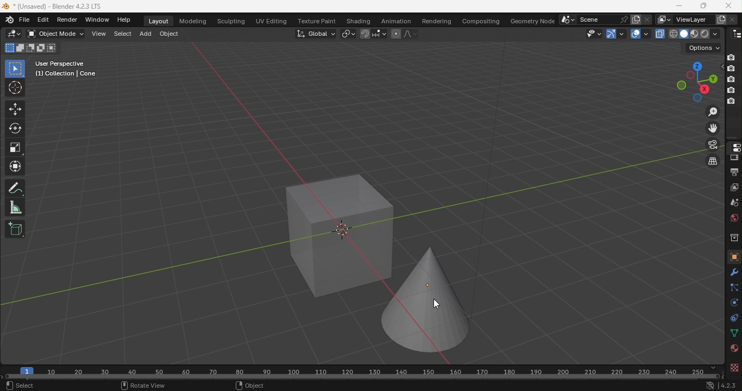 The image size is (742, 391). Describe the element at coordinates (729, 386) in the screenshot. I see `Version` at that location.